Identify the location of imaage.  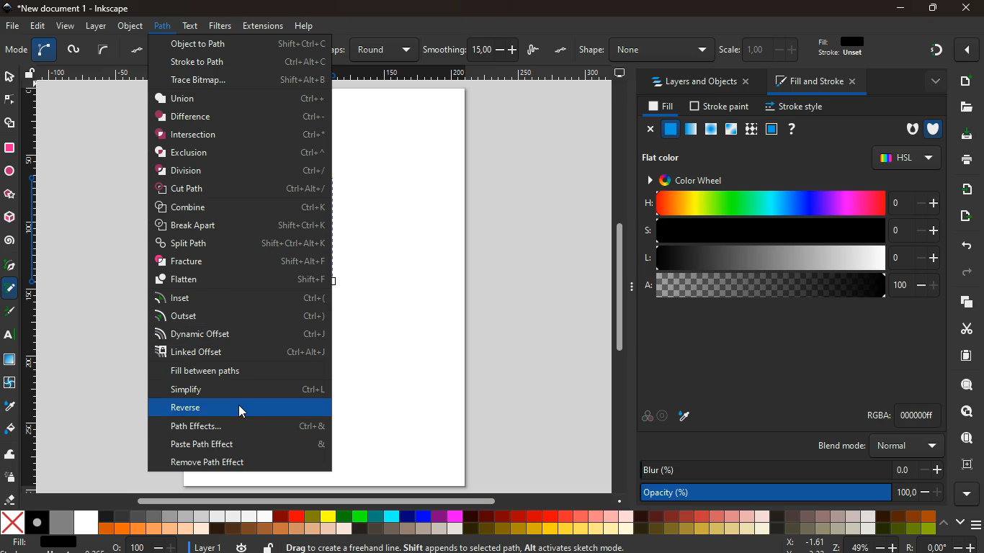
(11, 361).